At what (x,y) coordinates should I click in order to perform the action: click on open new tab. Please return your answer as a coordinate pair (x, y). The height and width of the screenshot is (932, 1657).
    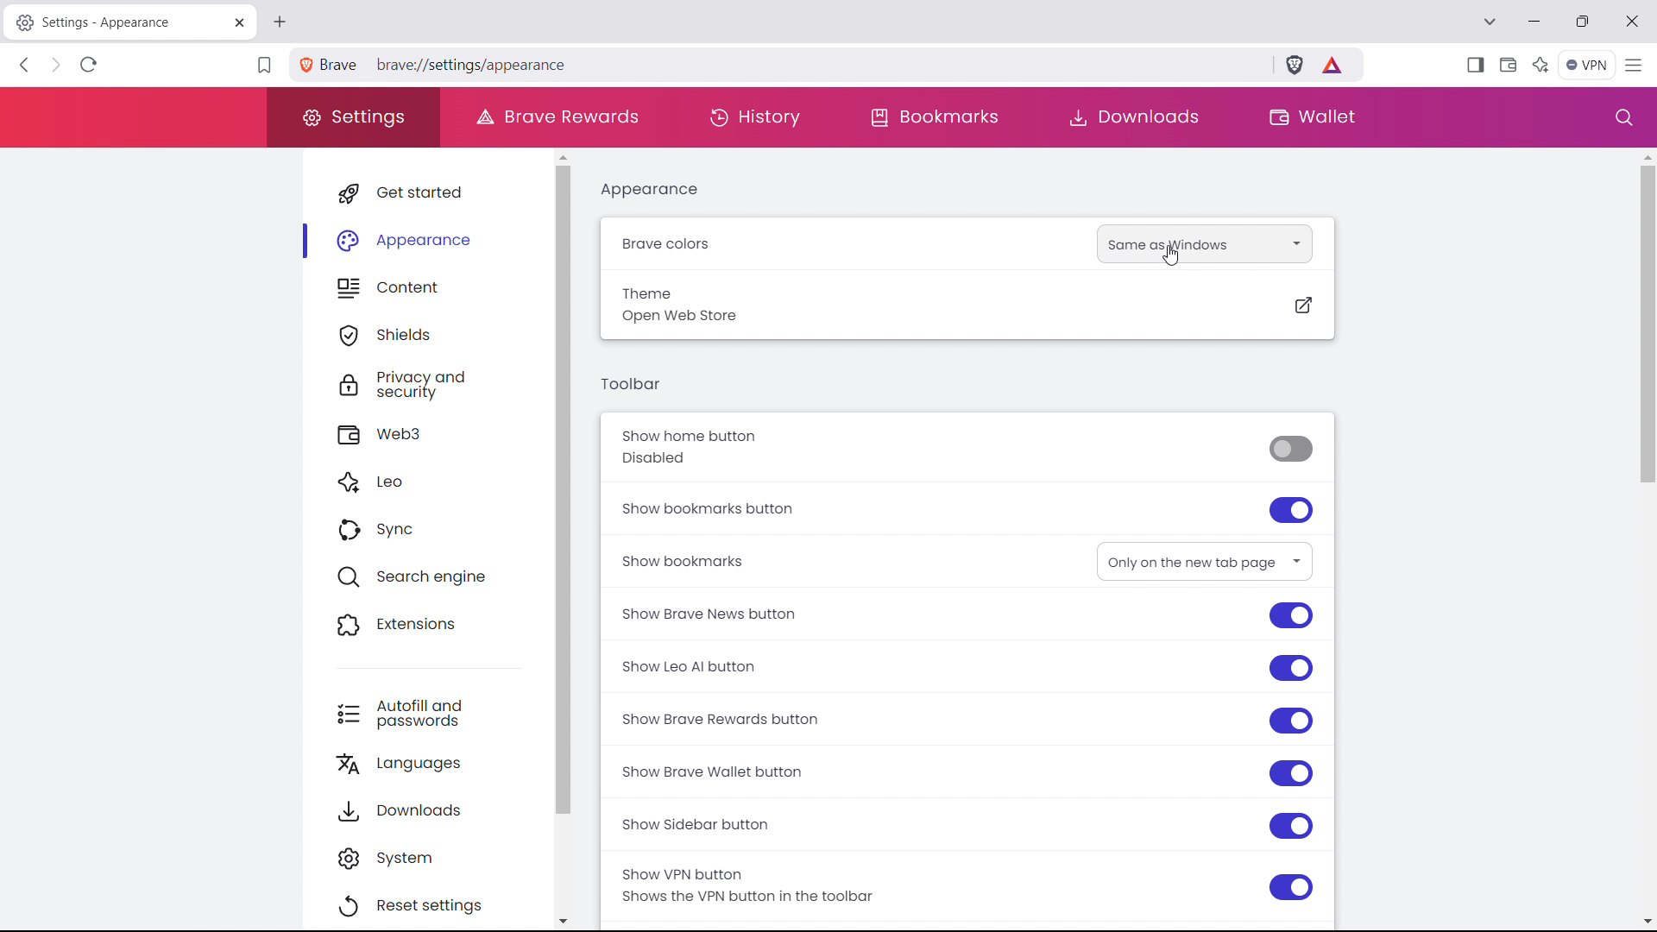
    Looking at the image, I should click on (280, 23).